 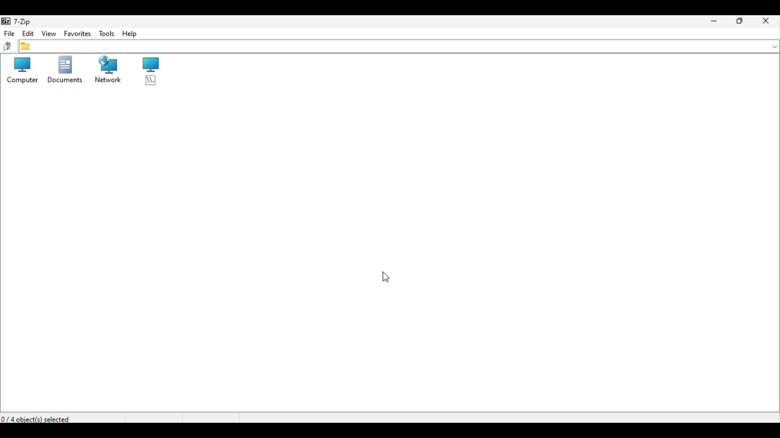 I want to click on Documents, so click(x=63, y=70).